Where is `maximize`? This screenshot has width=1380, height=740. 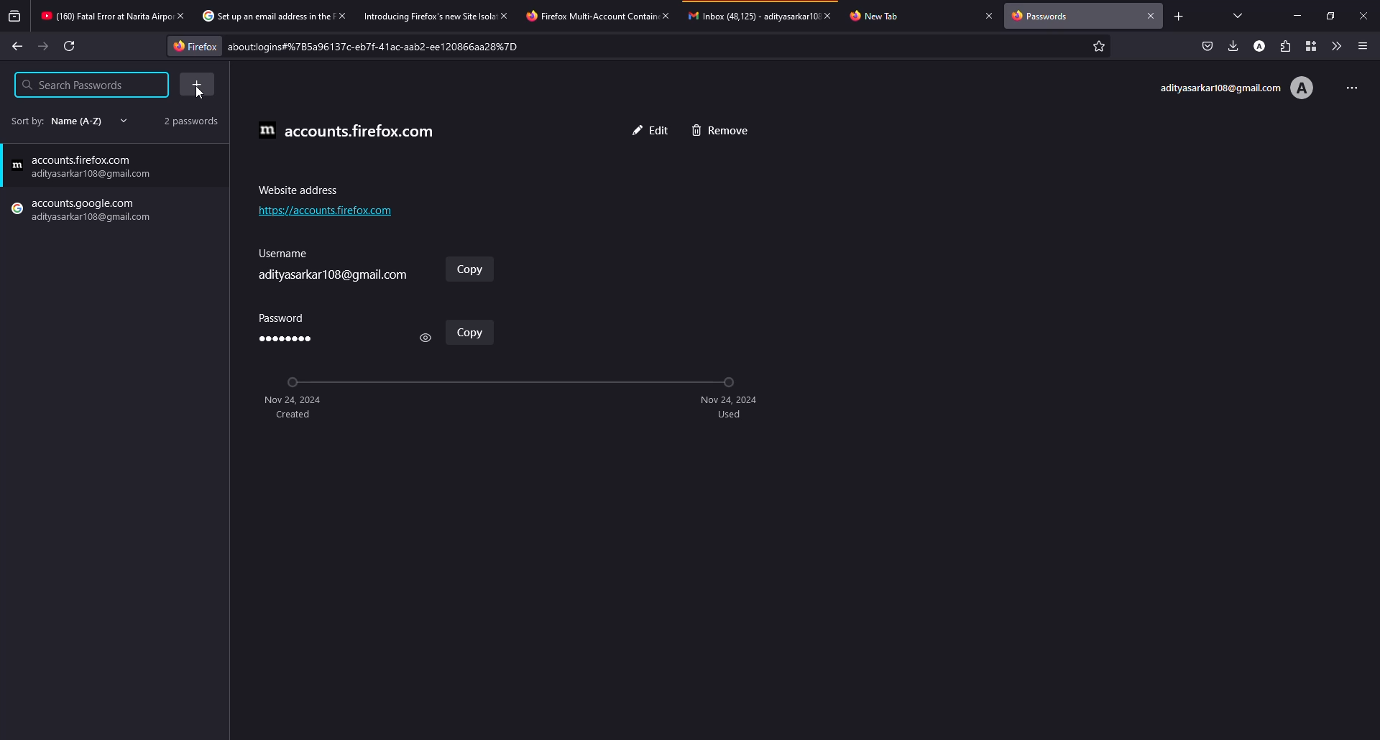 maximize is located at coordinates (1327, 16).